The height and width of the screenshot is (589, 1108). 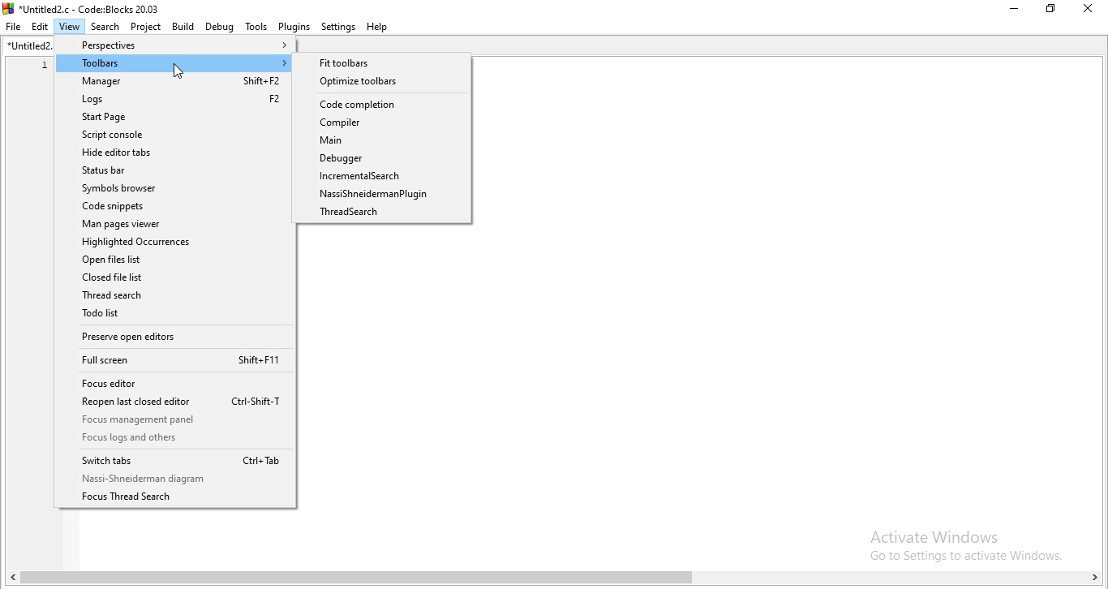 I want to click on scroll bar, so click(x=554, y=580).